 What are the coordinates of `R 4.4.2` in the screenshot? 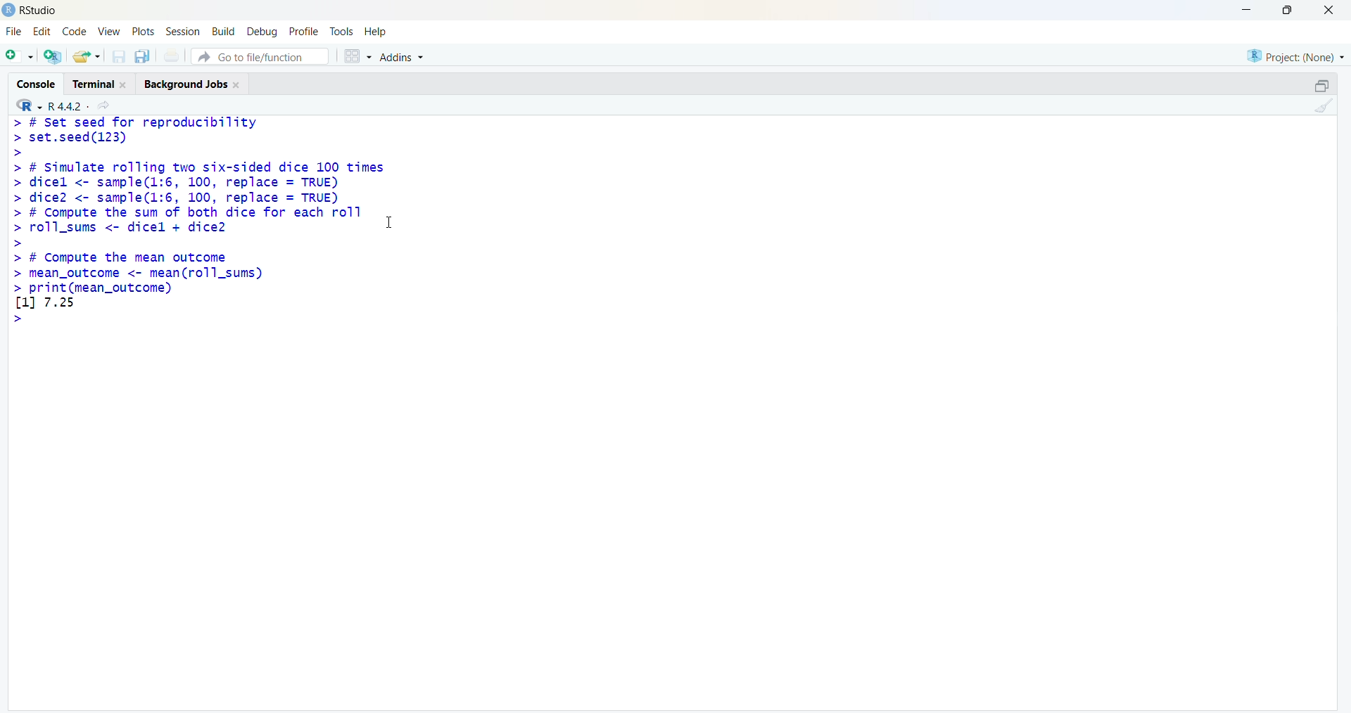 It's located at (69, 107).